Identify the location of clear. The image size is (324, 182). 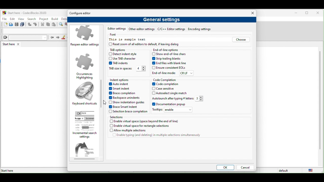
(24, 38).